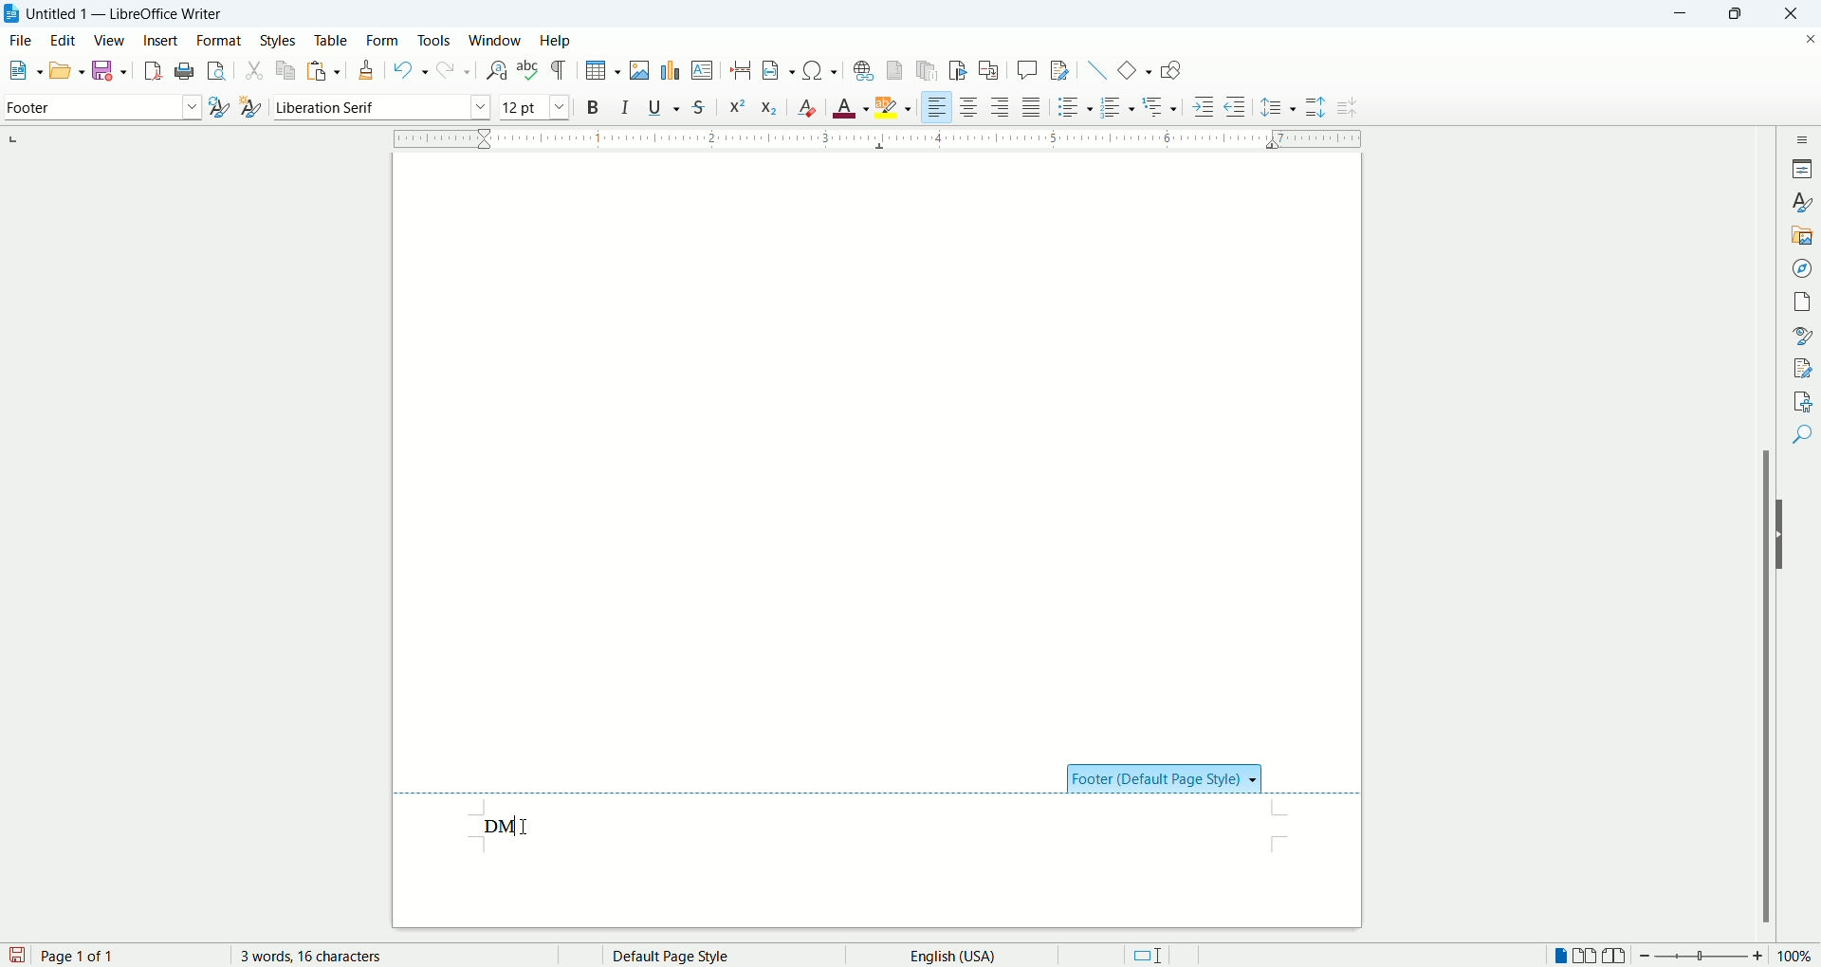  What do you see at coordinates (1027, 69) in the screenshot?
I see `insert comment` at bounding box center [1027, 69].